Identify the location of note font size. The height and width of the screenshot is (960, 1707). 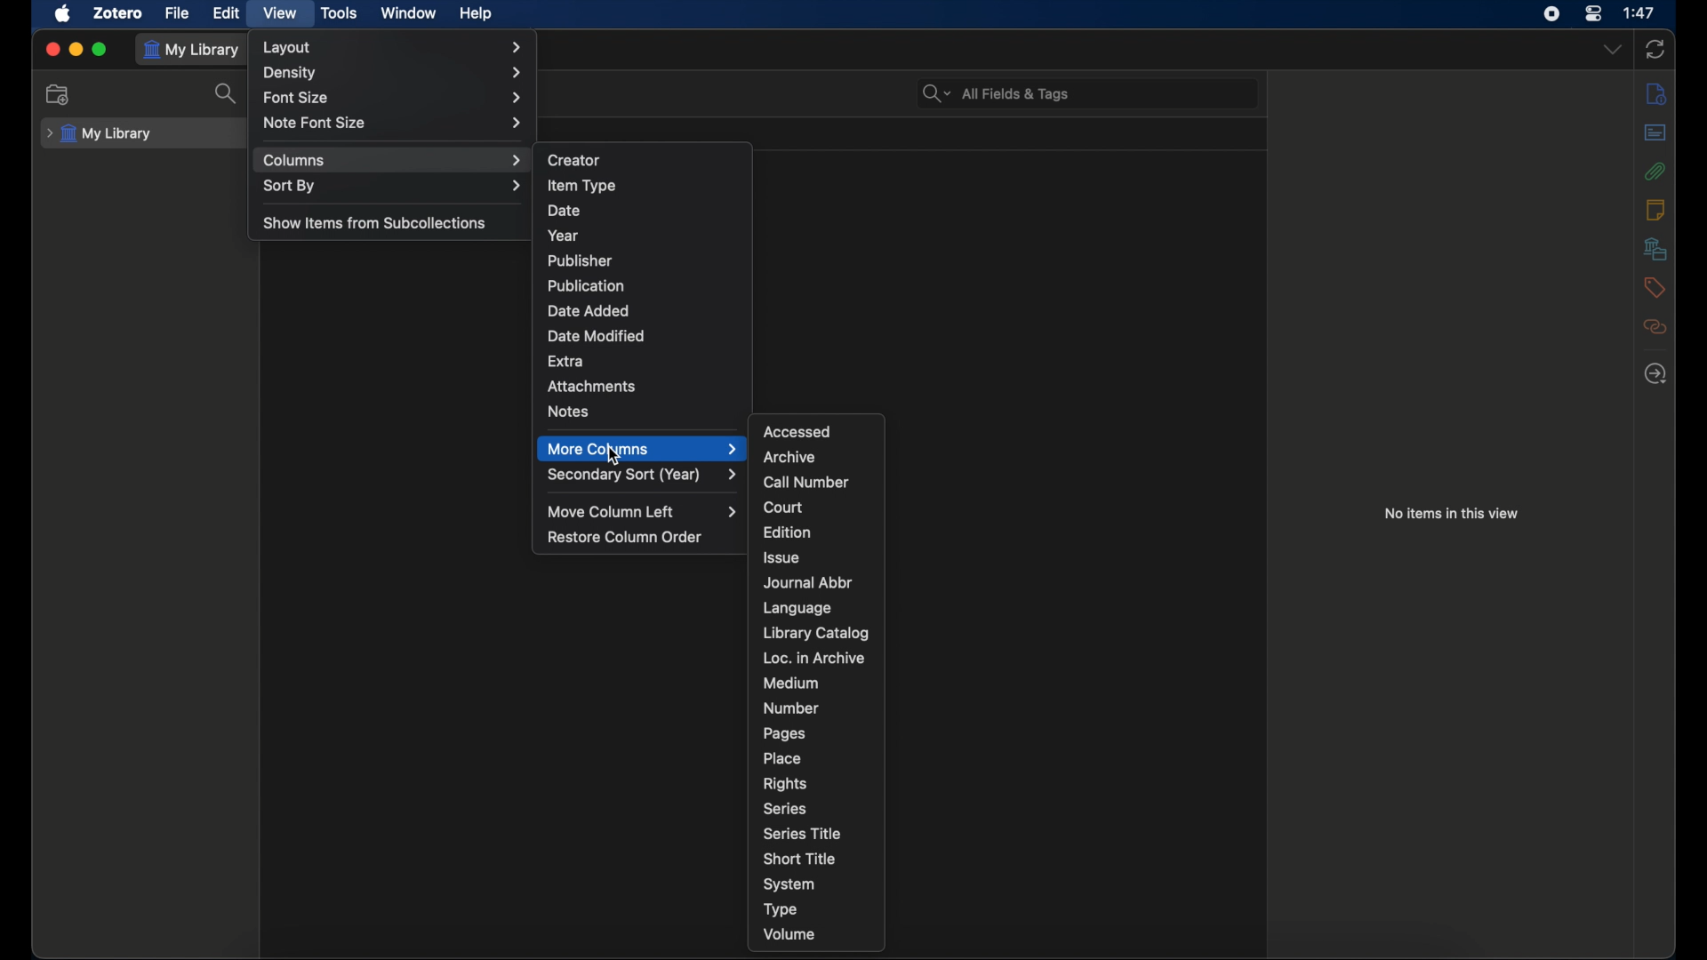
(394, 123).